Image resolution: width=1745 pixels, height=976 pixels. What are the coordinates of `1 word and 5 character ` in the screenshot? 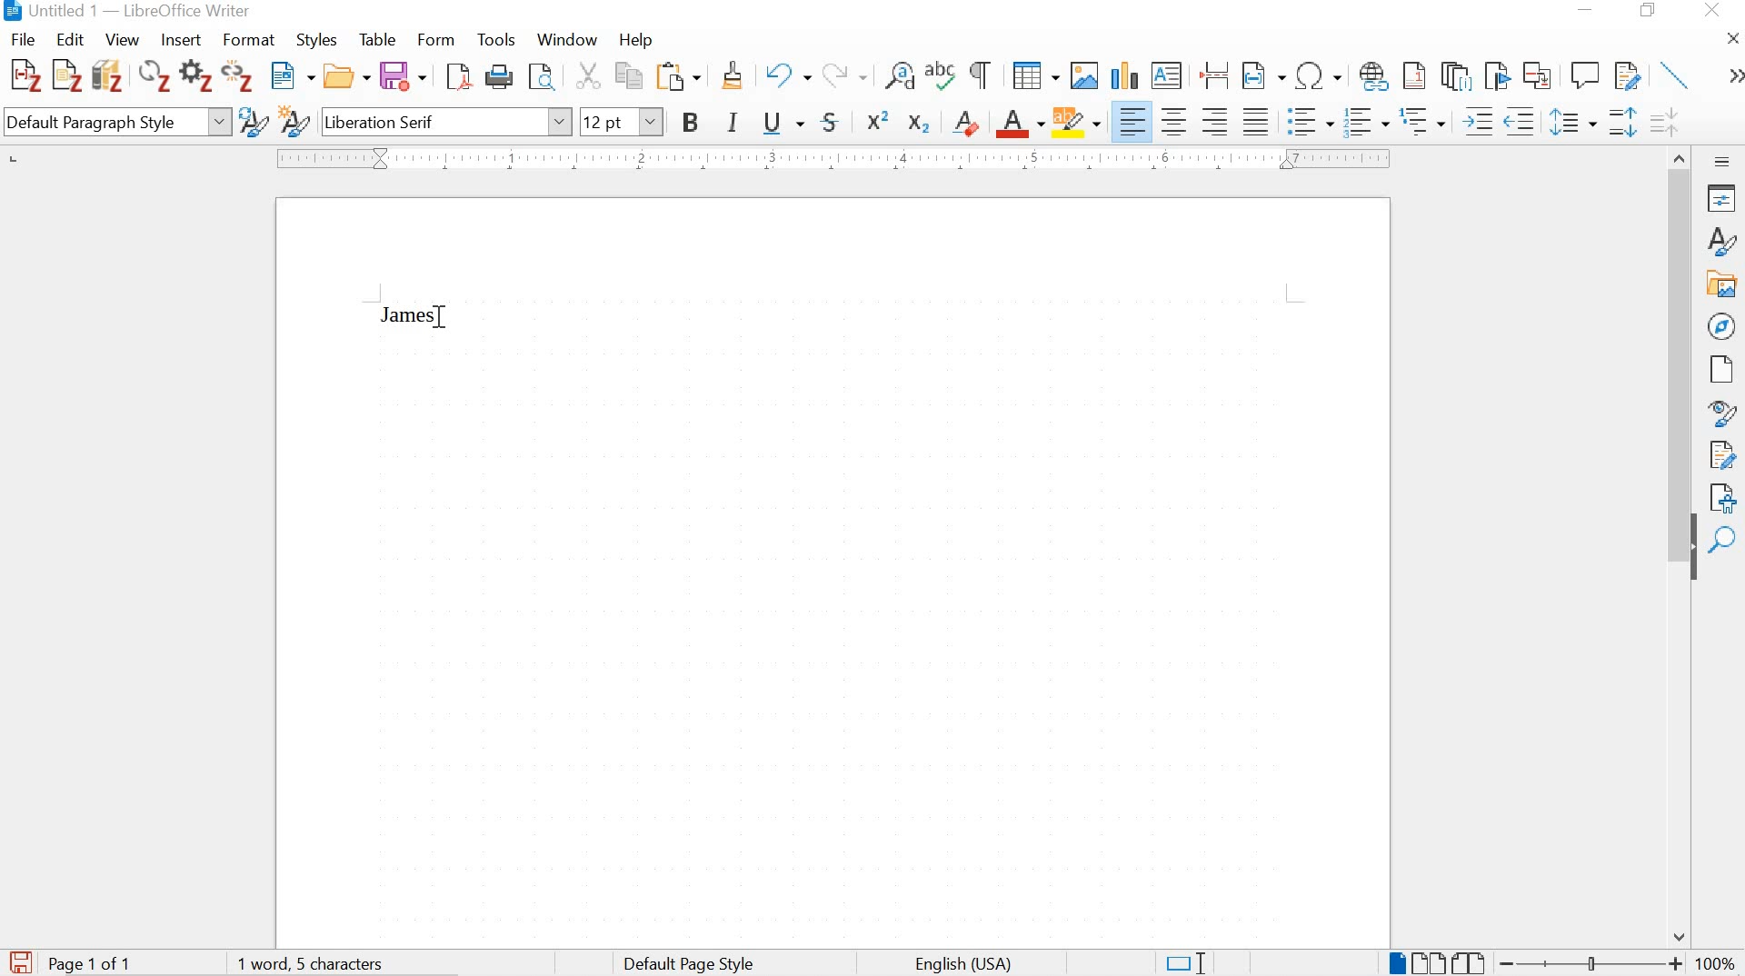 It's located at (315, 964).